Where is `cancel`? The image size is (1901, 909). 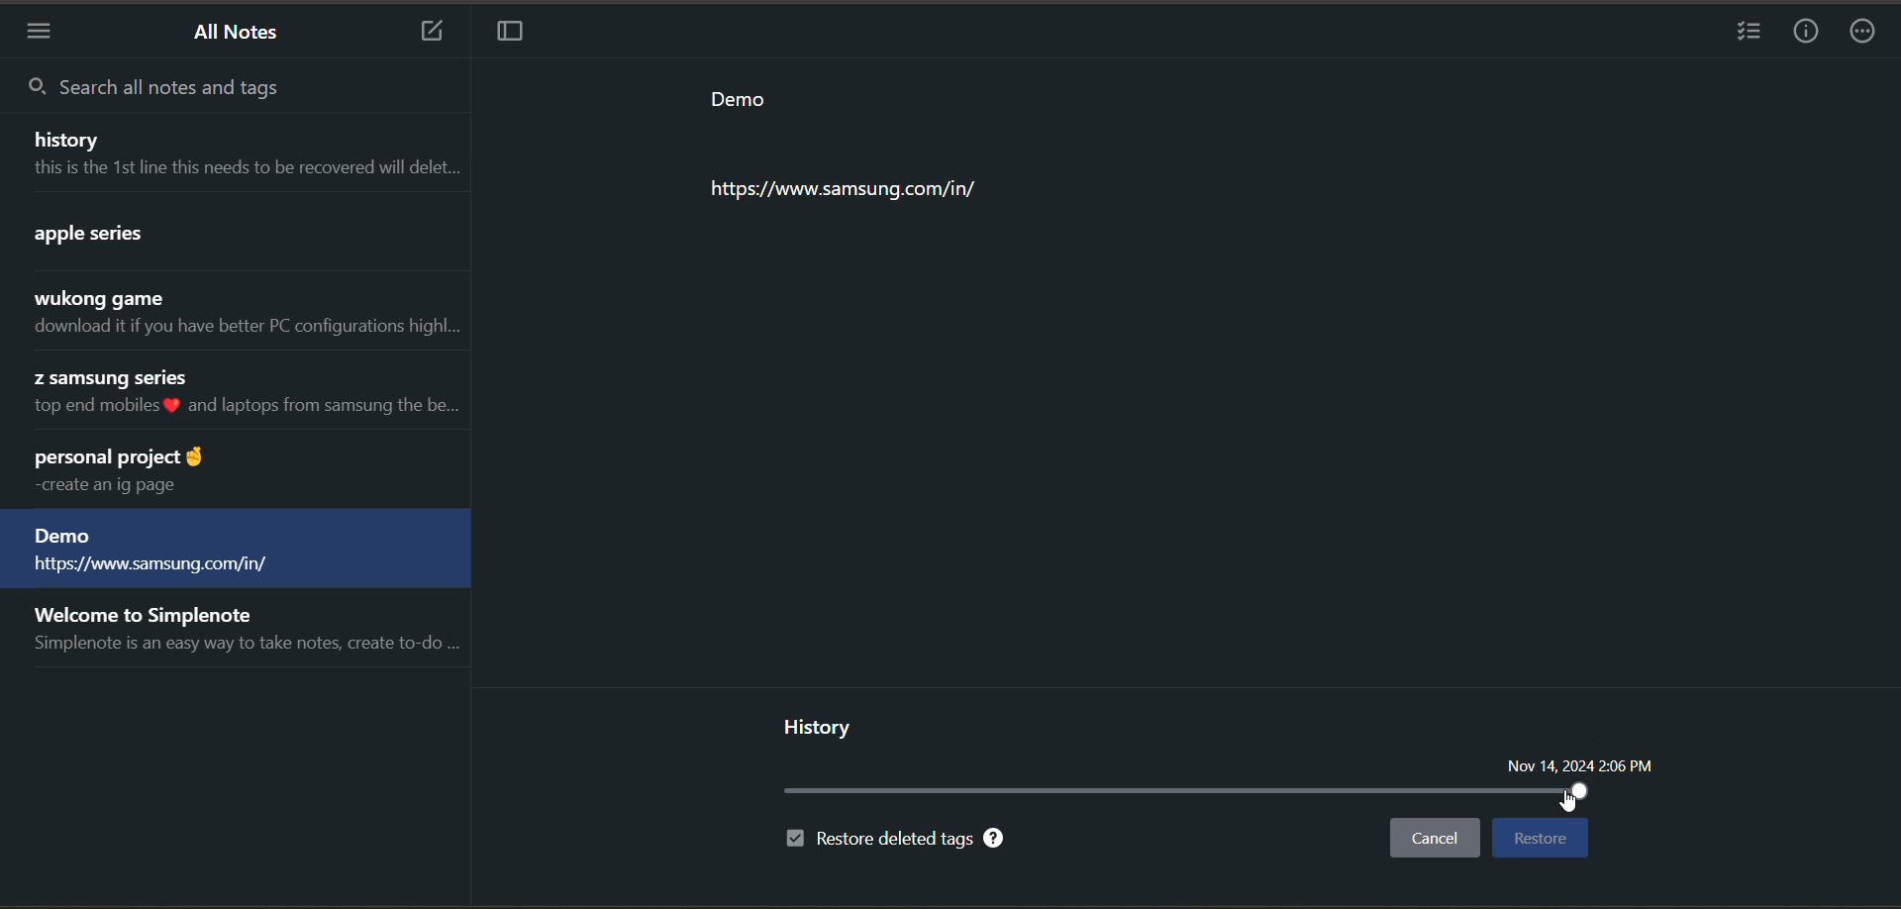 cancel is located at coordinates (1441, 841).